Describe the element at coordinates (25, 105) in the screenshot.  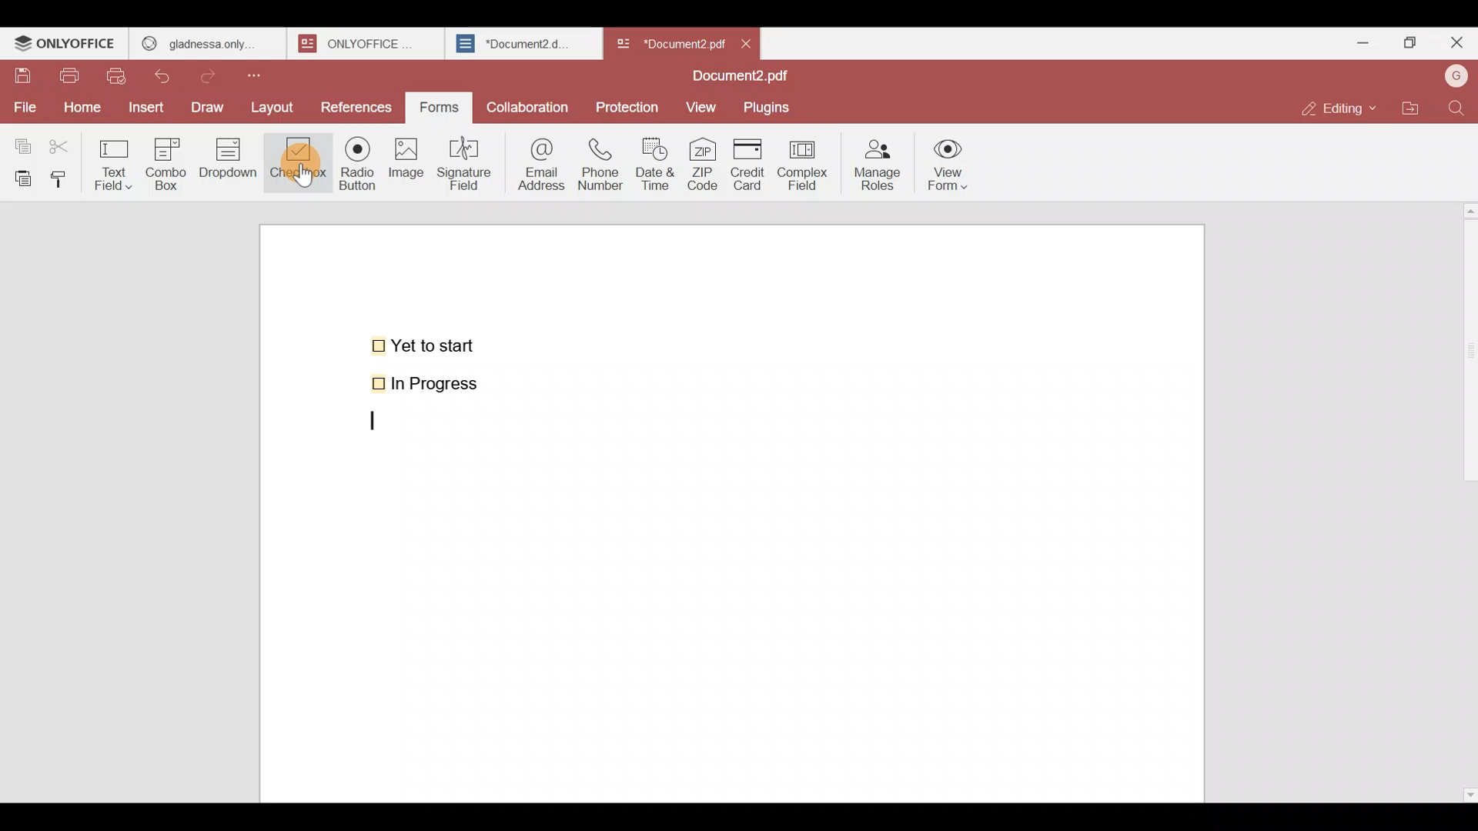
I see `File` at that location.